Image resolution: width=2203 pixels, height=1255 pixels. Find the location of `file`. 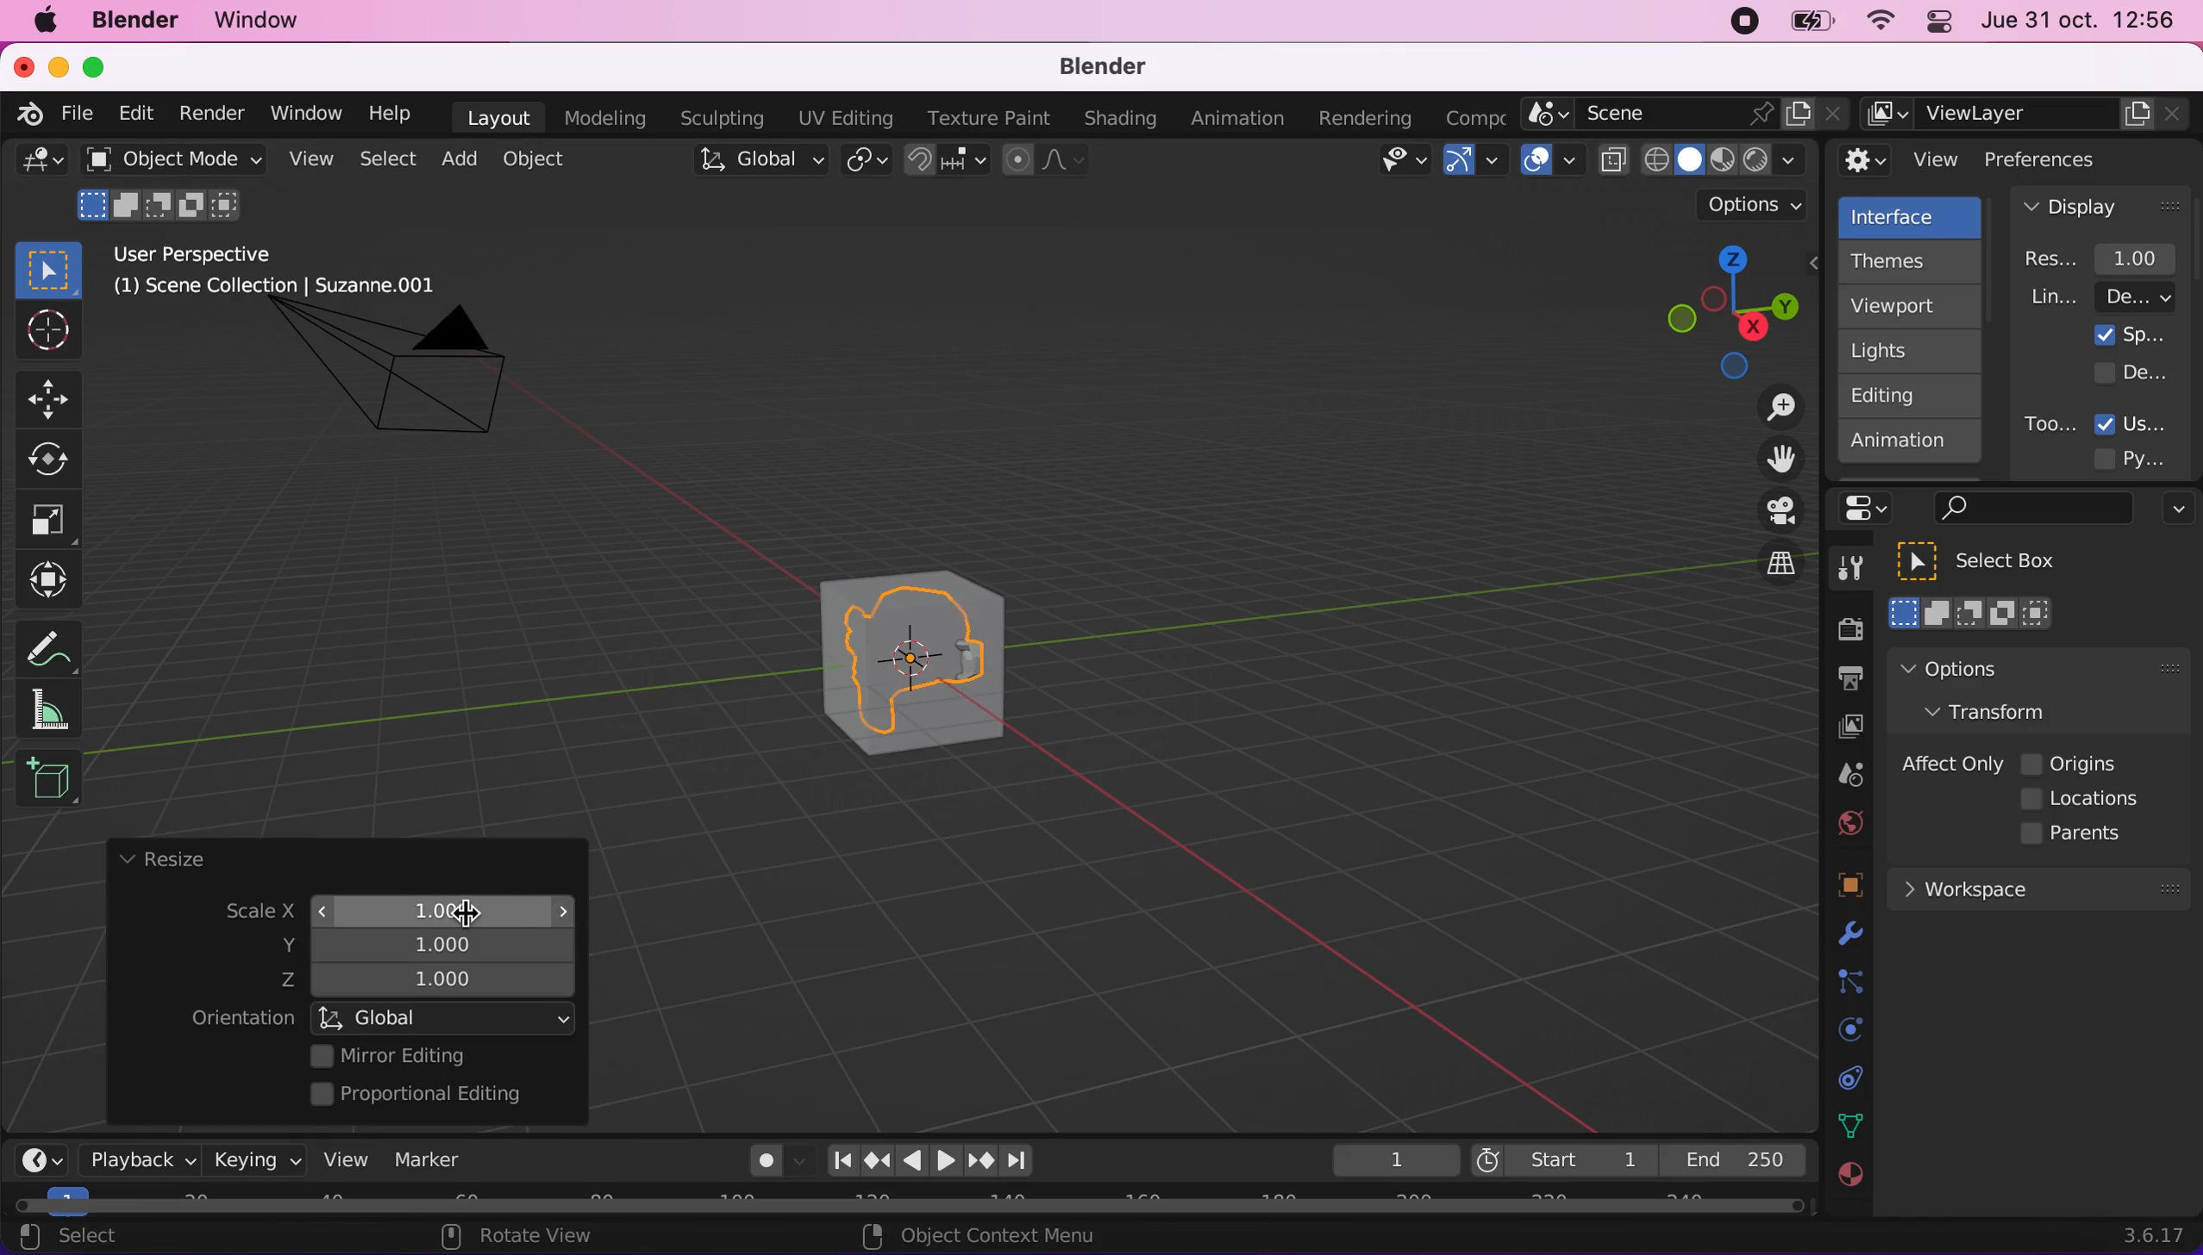

file is located at coordinates (74, 114).